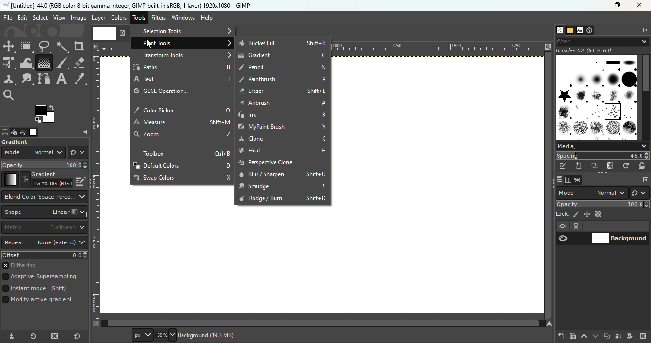 The image size is (651, 343). Describe the element at coordinates (80, 80) in the screenshot. I see `Color picker tool` at that location.